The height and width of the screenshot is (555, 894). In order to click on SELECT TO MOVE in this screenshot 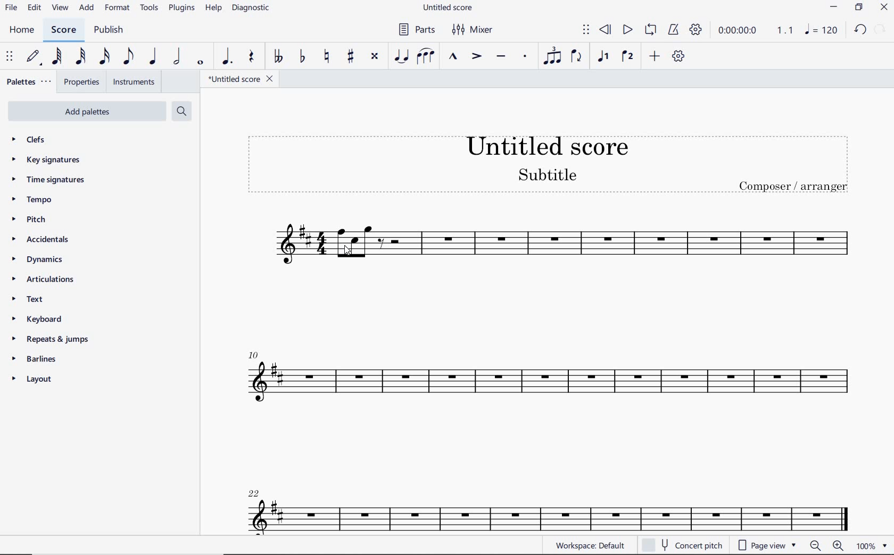, I will do `click(586, 31)`.